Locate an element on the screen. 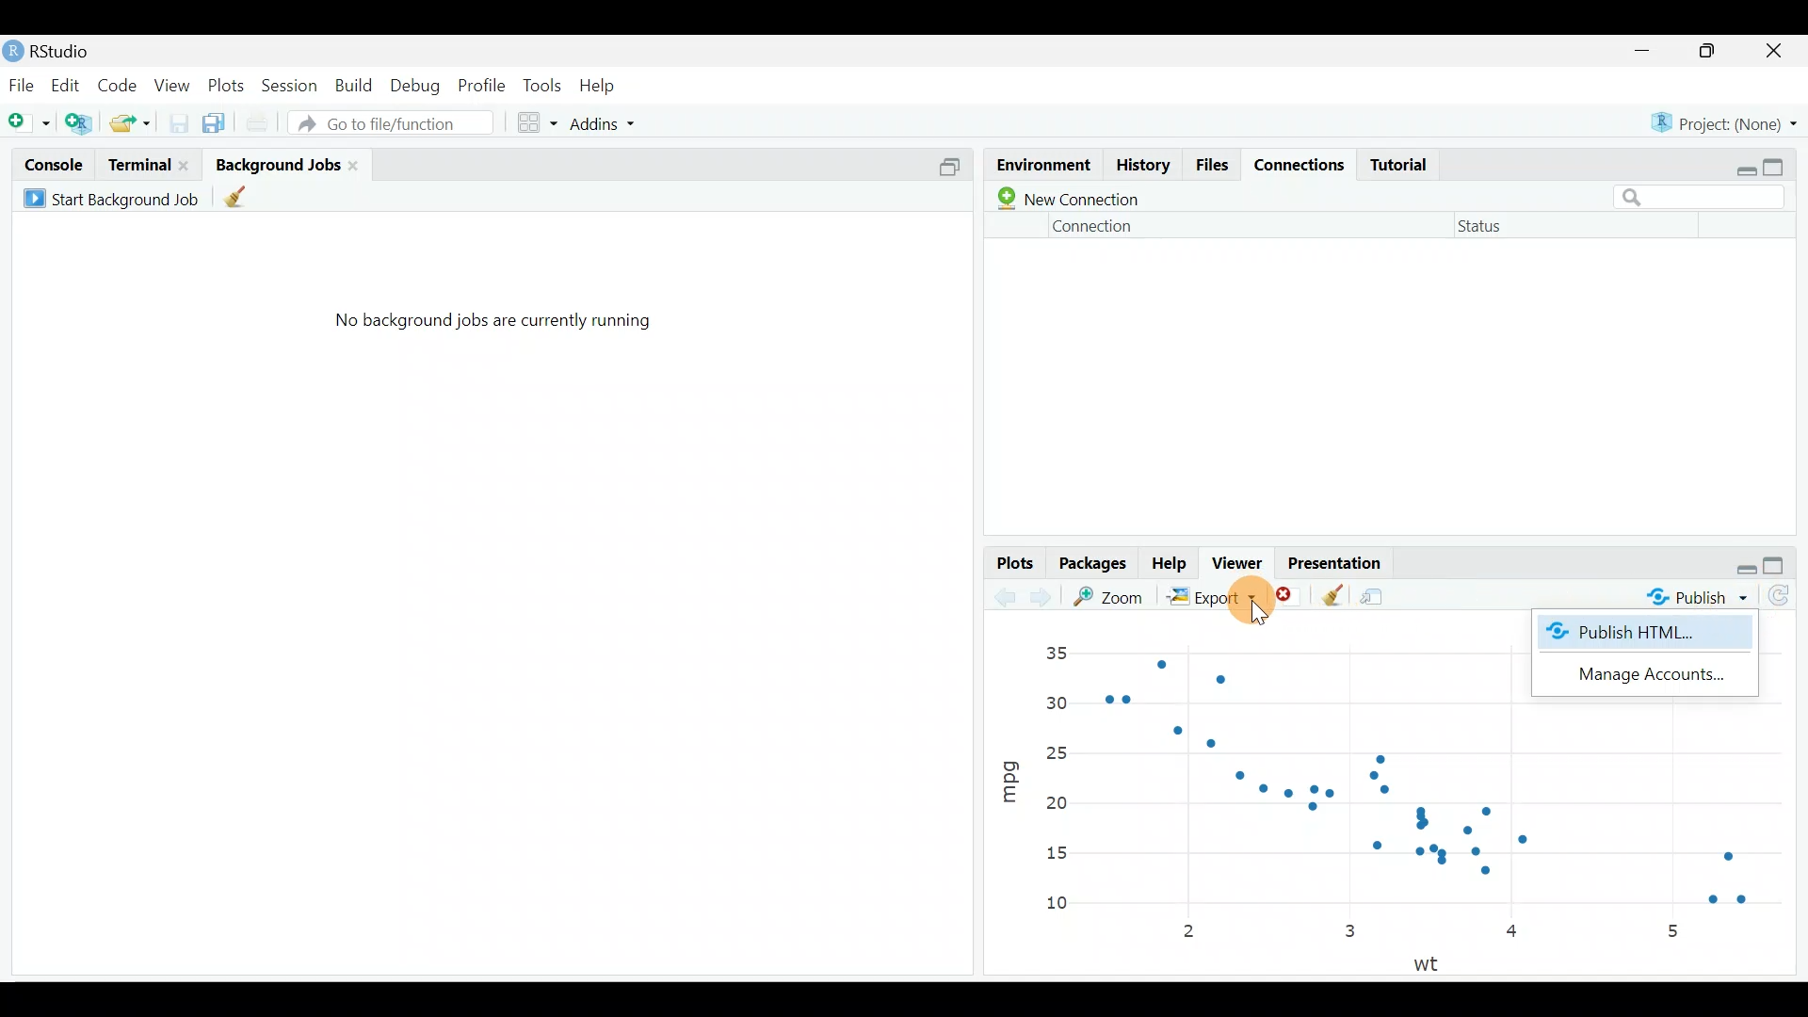 The image size is (1808, 1017). Tutorial is located at coordinates (1406, 164).